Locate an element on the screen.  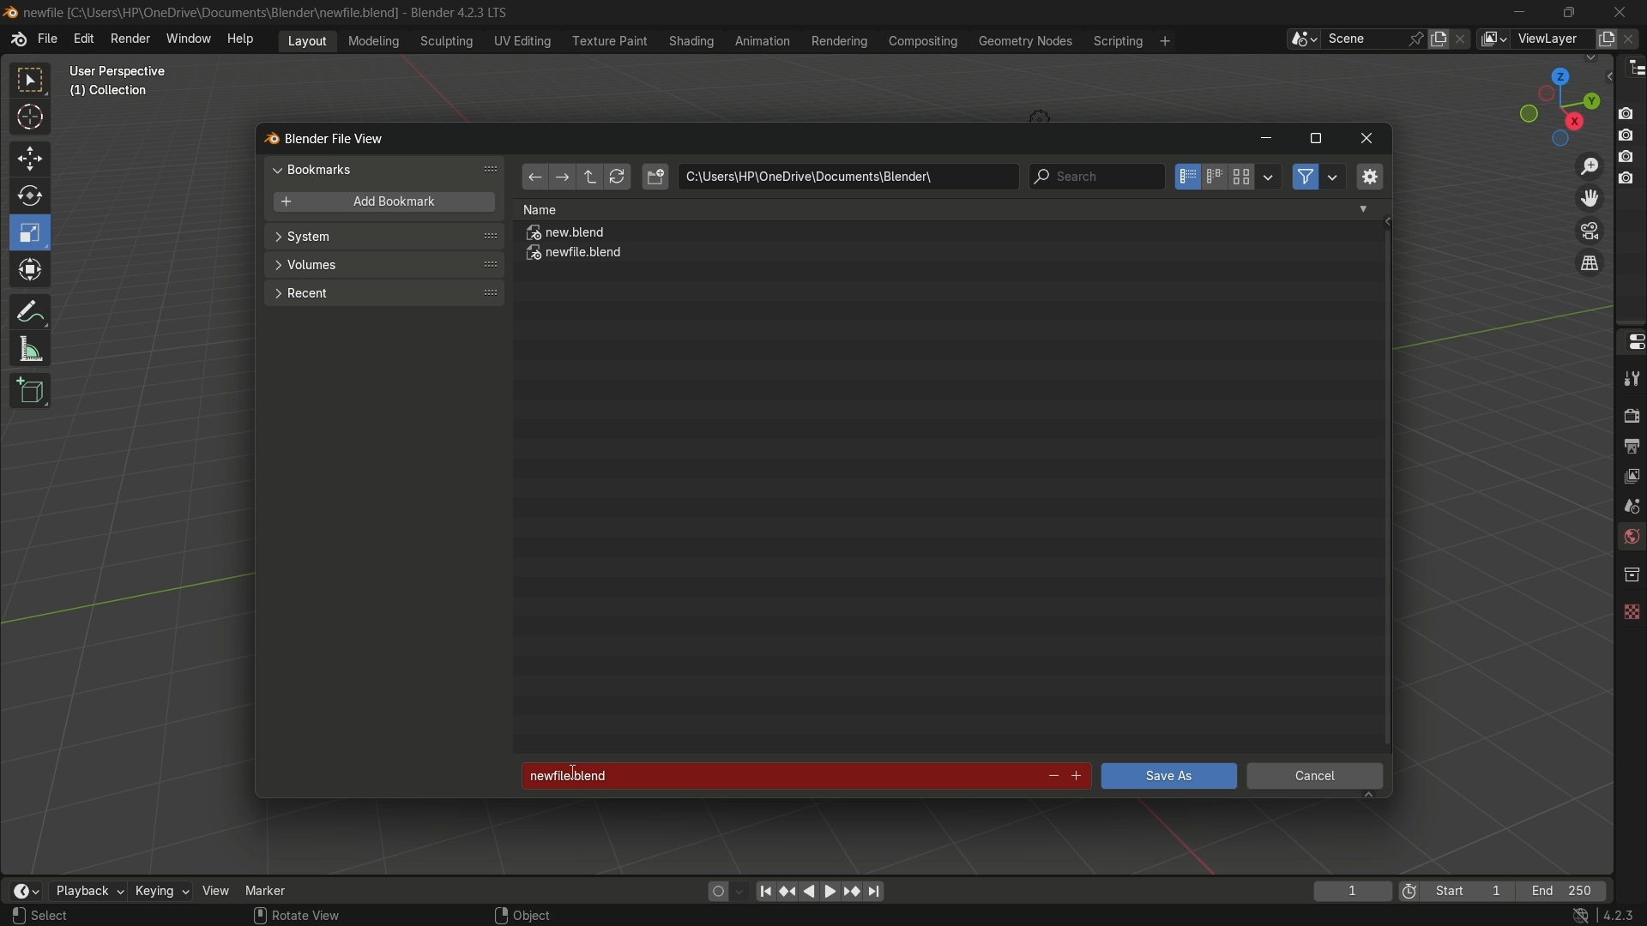
refresh is located at coordinates (617, 177).